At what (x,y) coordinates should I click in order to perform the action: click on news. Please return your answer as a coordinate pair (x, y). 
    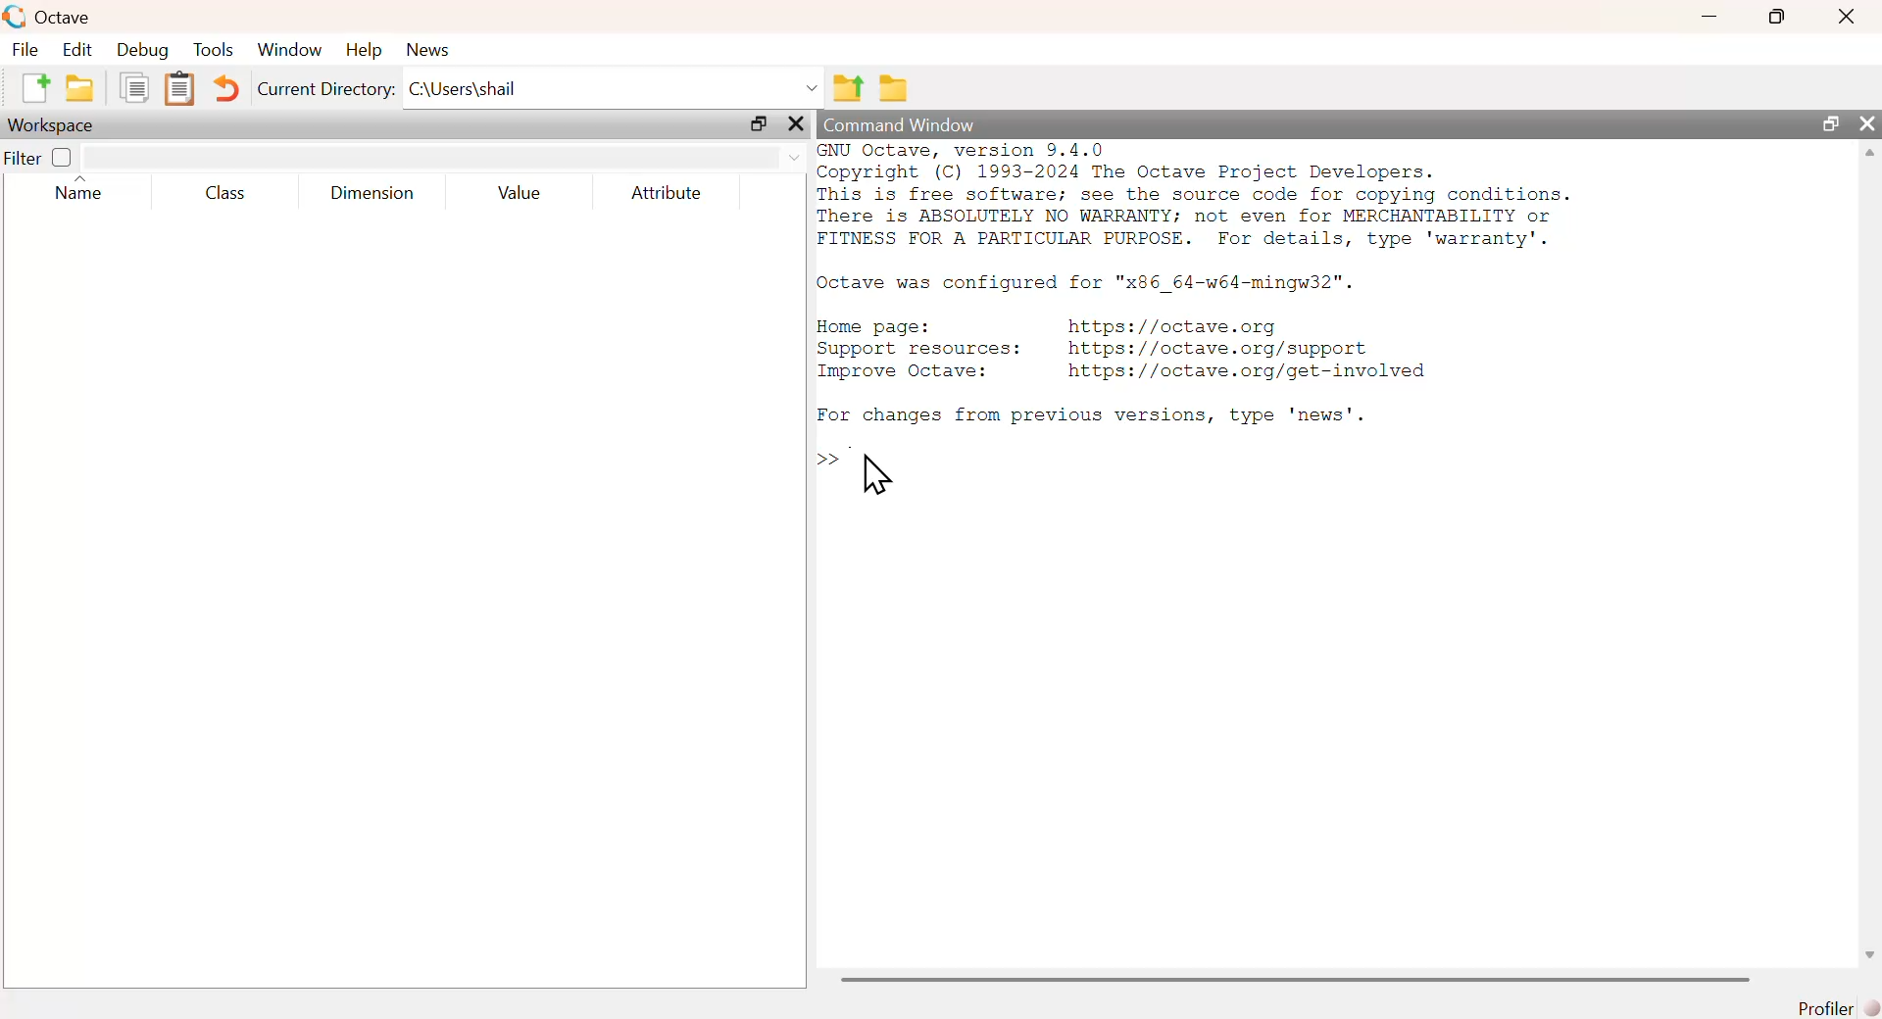
    Looking at the image, I should click on (428, 50).